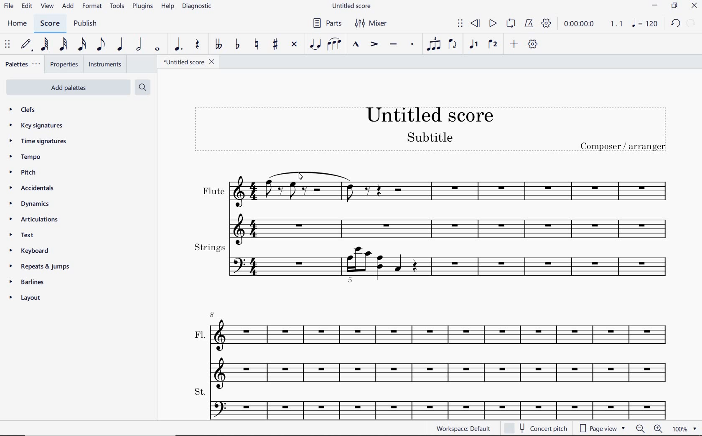  I want to click on search palettes, so click(143, 87).